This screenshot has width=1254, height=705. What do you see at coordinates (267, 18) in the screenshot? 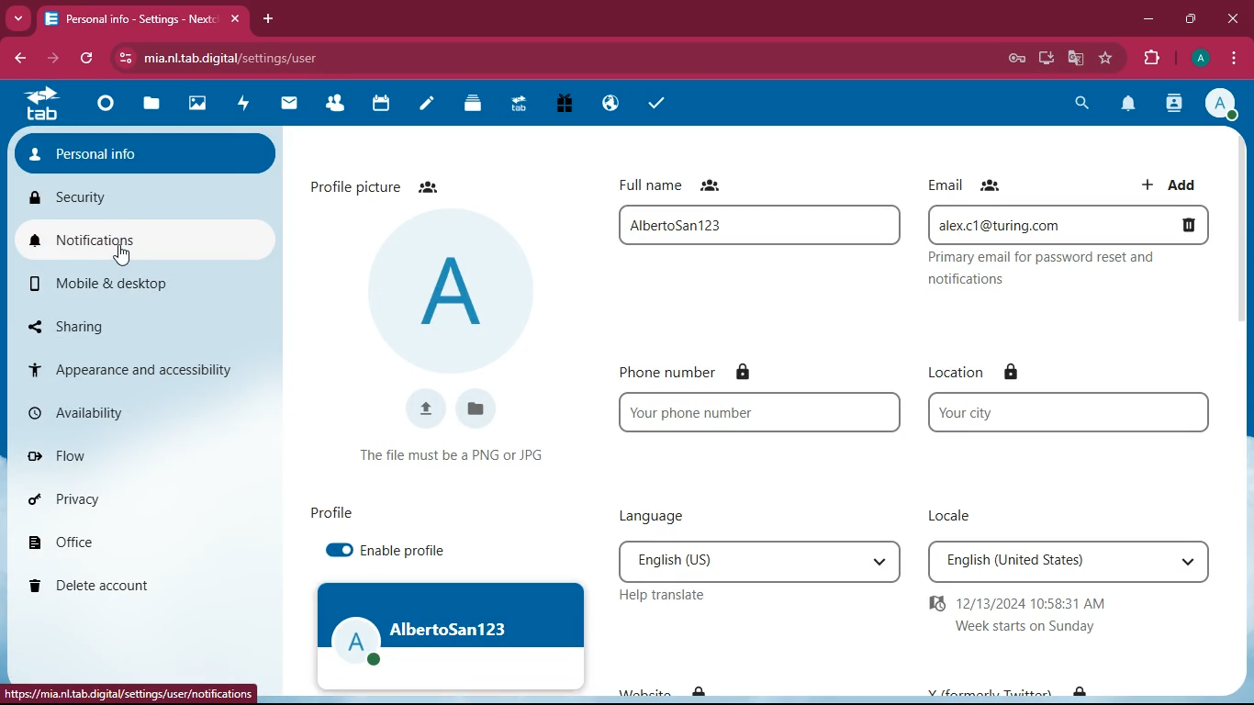
I see `add tab` at bounding box center [267, 18].